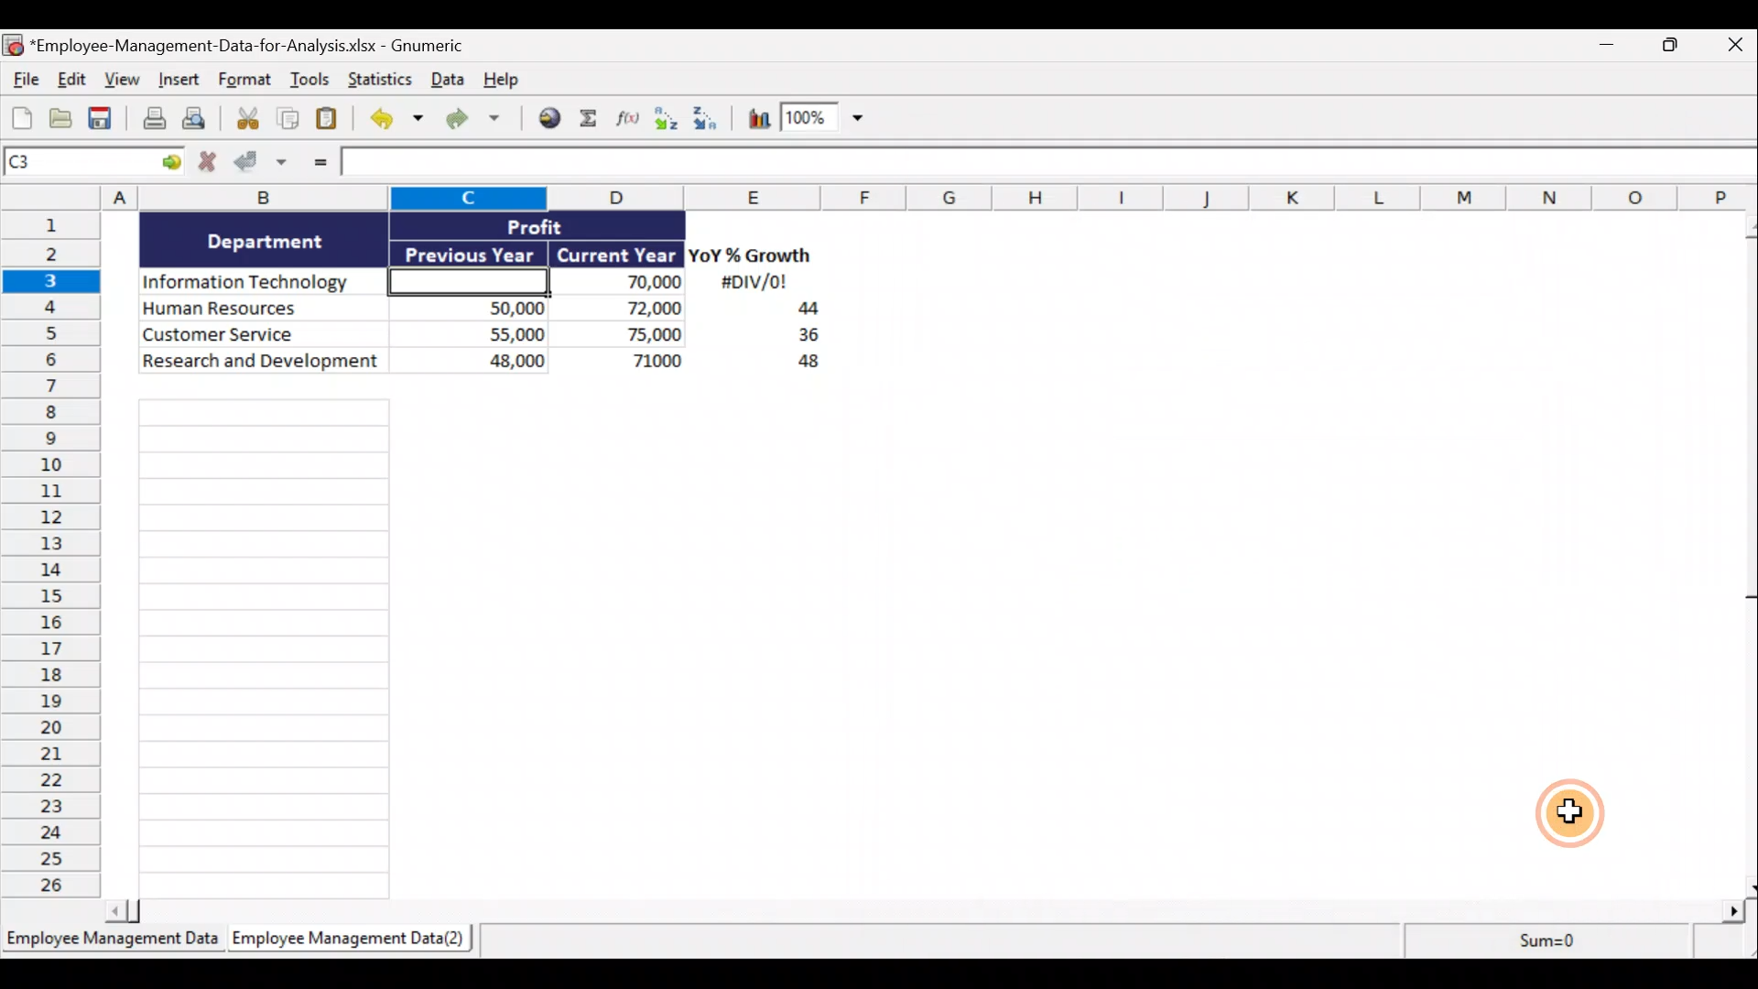 Image resolution: width=1758 pixels, height=989 pixels. I want to click on Insert hyperlink, so click(551, 118).